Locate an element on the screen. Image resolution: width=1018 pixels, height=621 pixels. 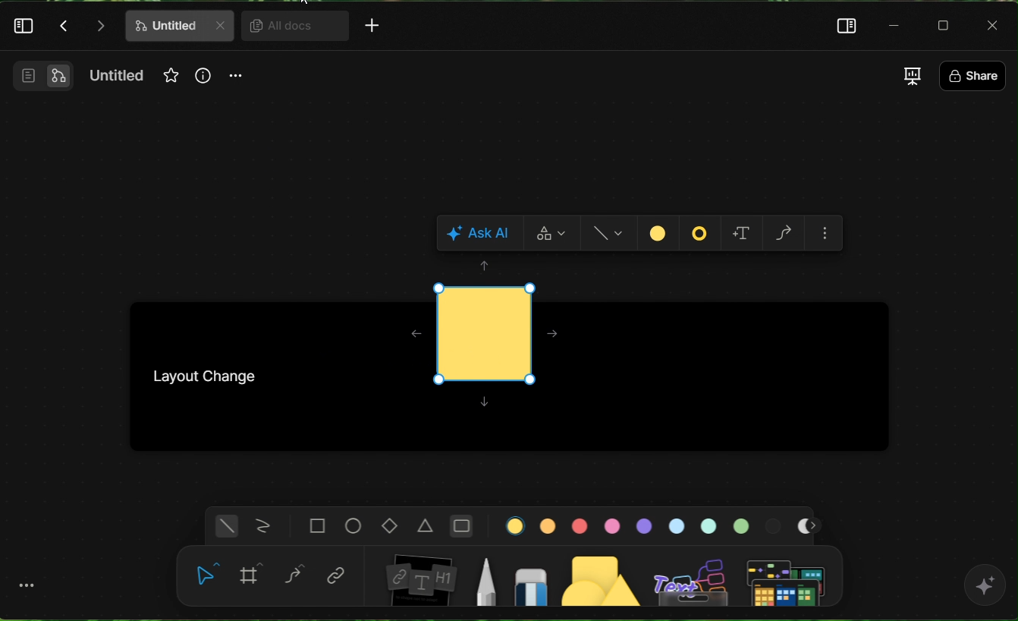
minimize is located at coordinates (895, 25).